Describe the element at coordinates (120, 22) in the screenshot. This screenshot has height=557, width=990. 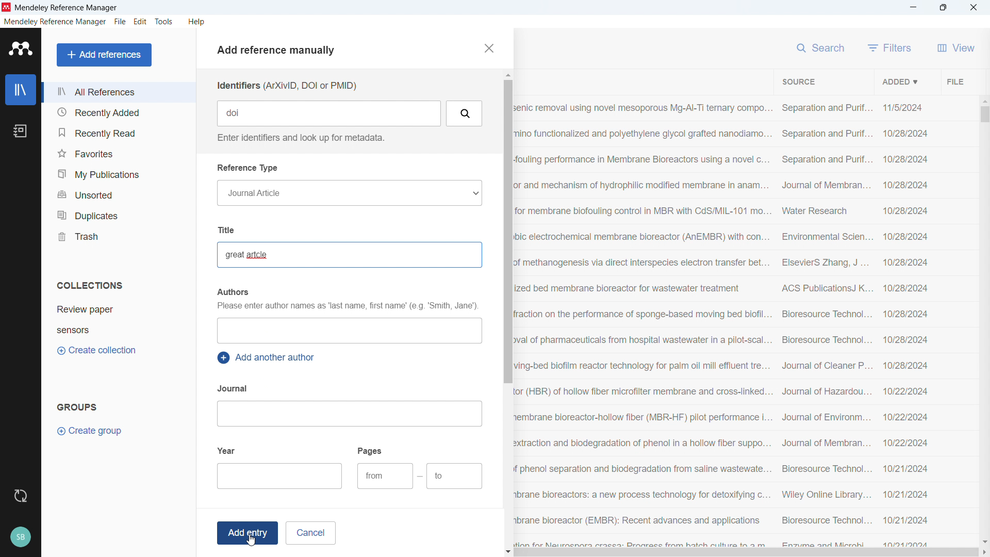
I see `file ` at that location.